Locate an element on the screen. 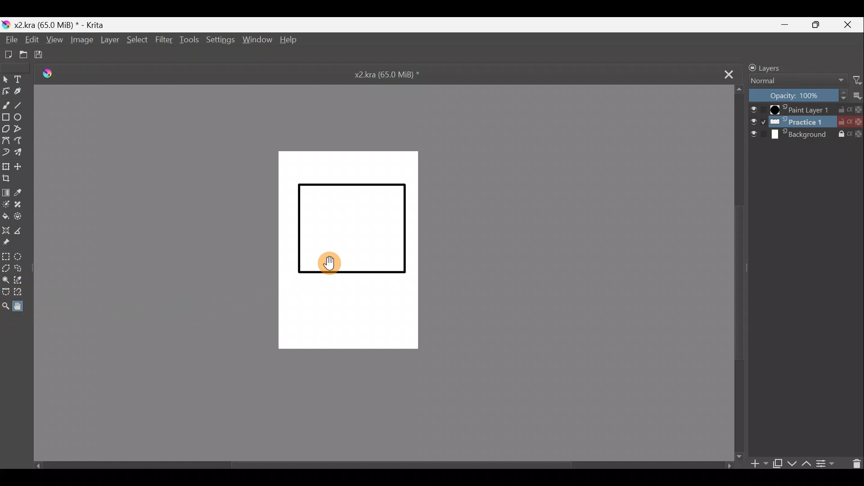  Measure distance between two points is located at coordinates (19, 229).